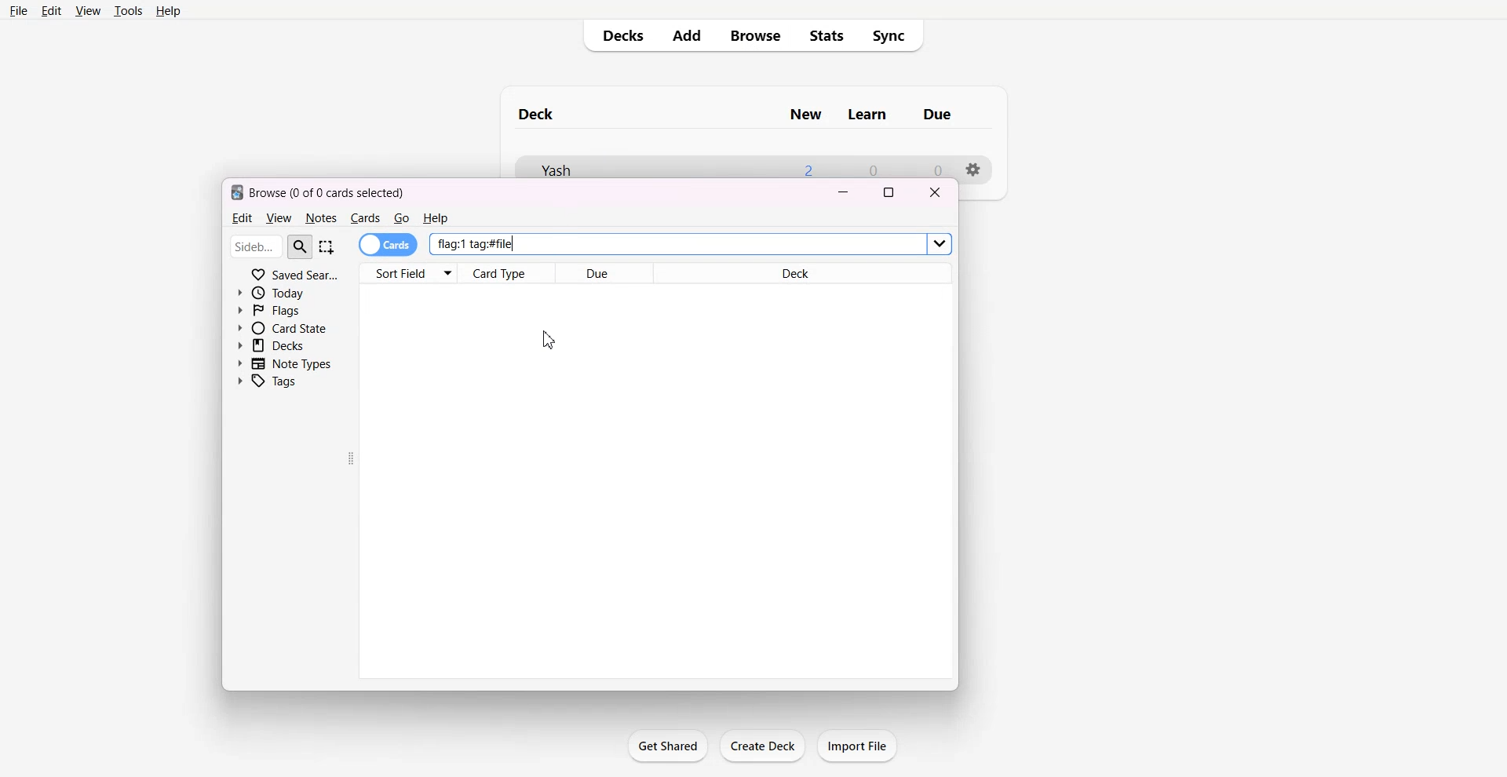 The height and width of the screenshot is (777, 1507). I want to click on Minimize, so click(844, 192).